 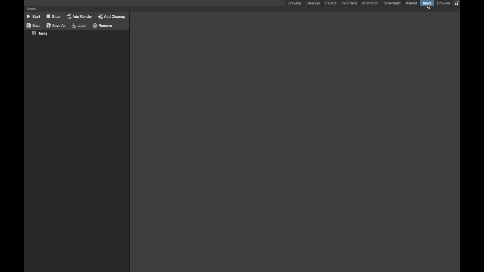 What do you see at coordinates (34, 25) in the screenshot?
I see `save` at bounding box center [34, 25].